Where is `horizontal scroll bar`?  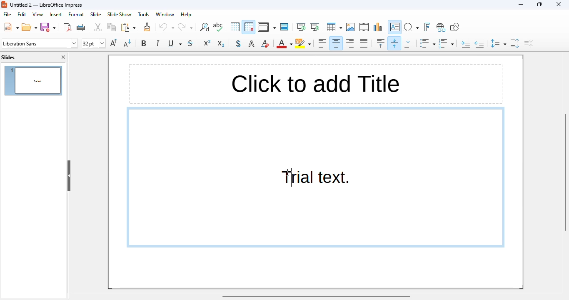 horizontal scroll bar is located at coordinates (317, 297).